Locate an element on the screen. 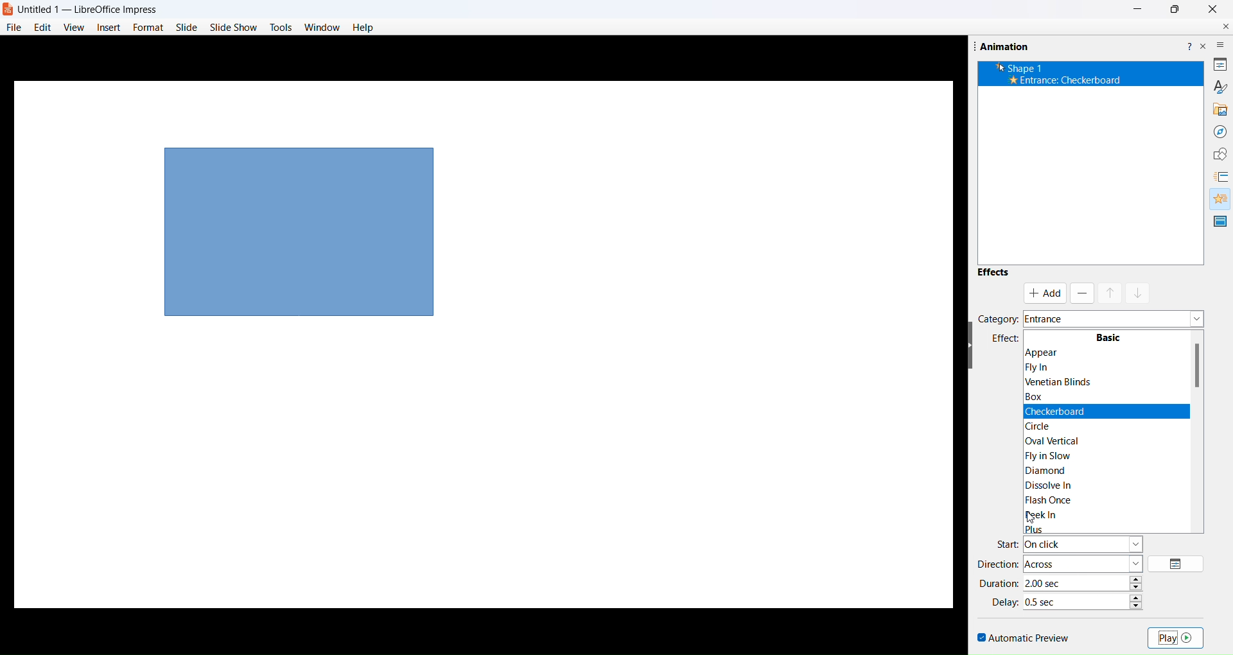 This screenshot has width=1233, height=655. gallery is located at coordinates (1218, 109).